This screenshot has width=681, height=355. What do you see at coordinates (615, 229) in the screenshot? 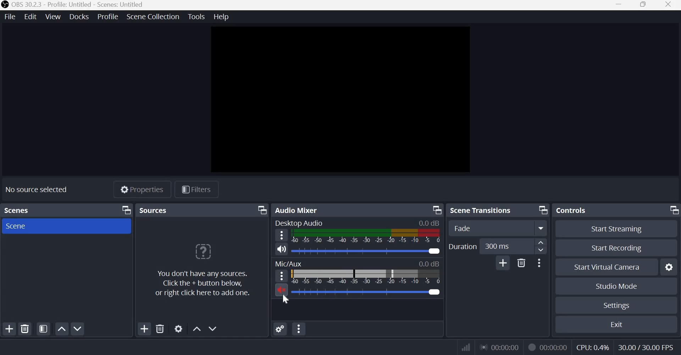
I see `Start streaming` at bounding box center [615, 229].